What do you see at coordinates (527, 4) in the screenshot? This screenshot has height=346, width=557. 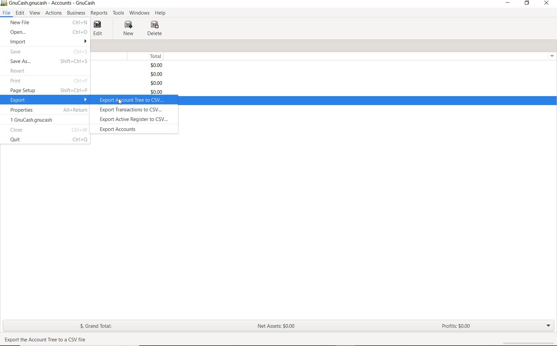 I see `RESTORE DOWN` at bounding box center [527, 4].